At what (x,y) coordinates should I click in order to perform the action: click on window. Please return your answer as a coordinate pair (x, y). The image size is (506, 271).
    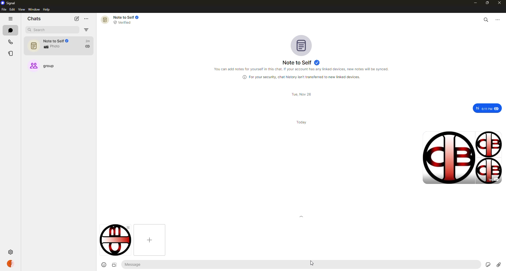
    Looking at the image, I should click on (34, 10).